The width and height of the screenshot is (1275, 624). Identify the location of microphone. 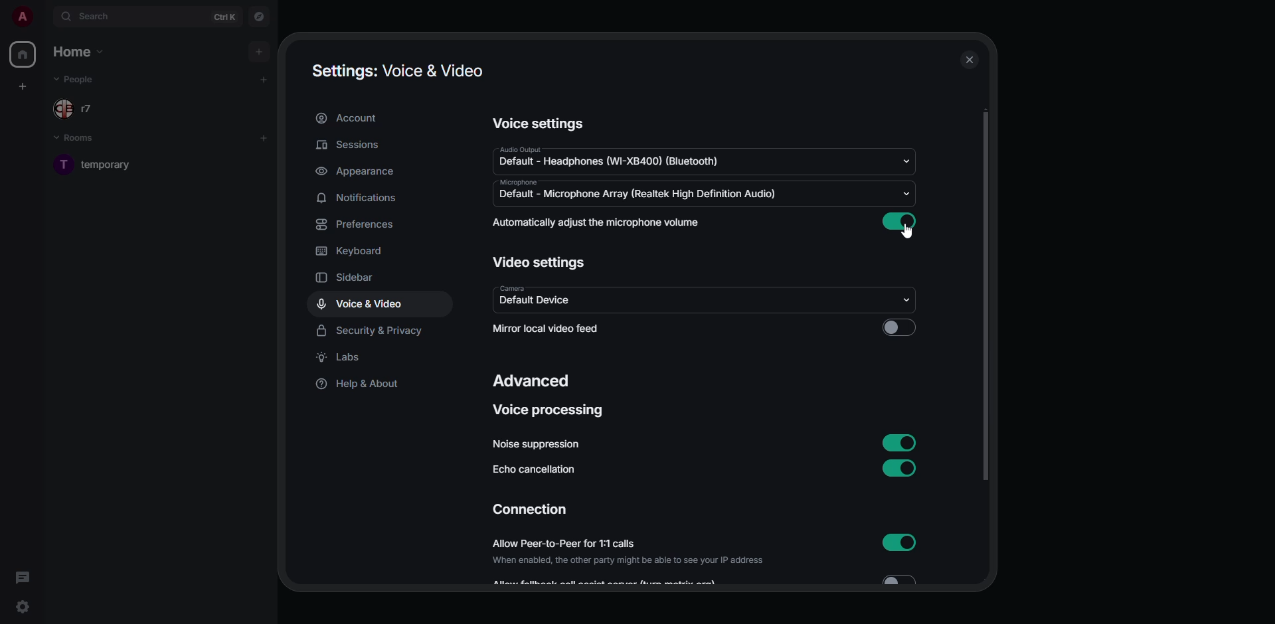
(523, 182).